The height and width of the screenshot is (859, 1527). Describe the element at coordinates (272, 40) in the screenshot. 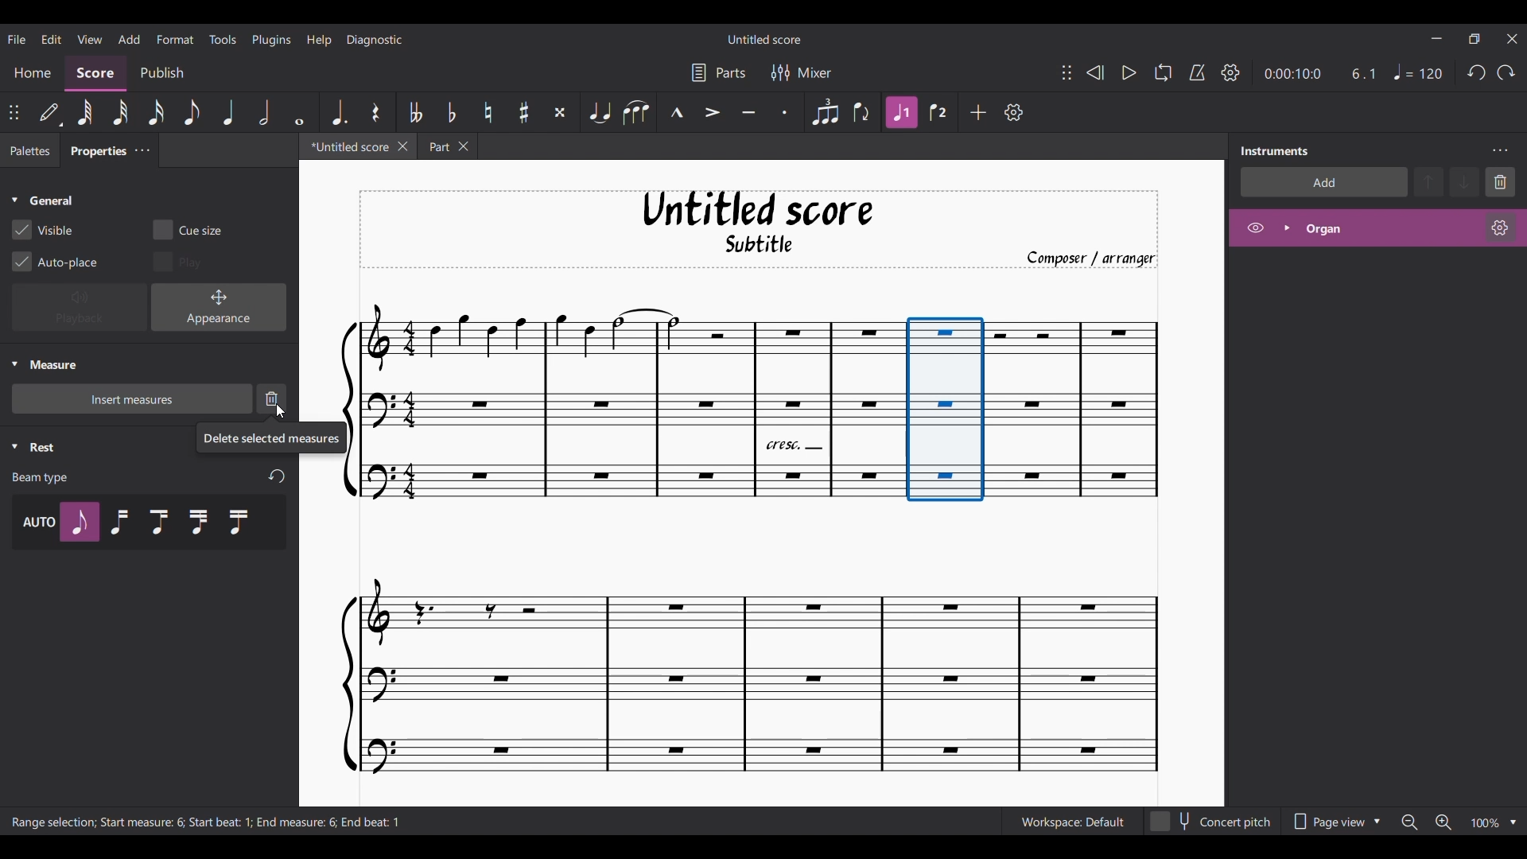

I see `Plugins menu` at that location.